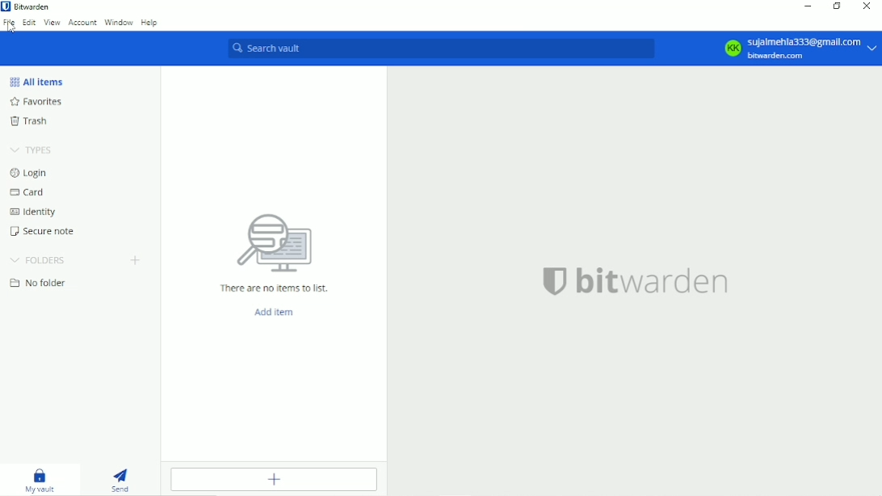  I want to click on Identity, so click(35, 212).